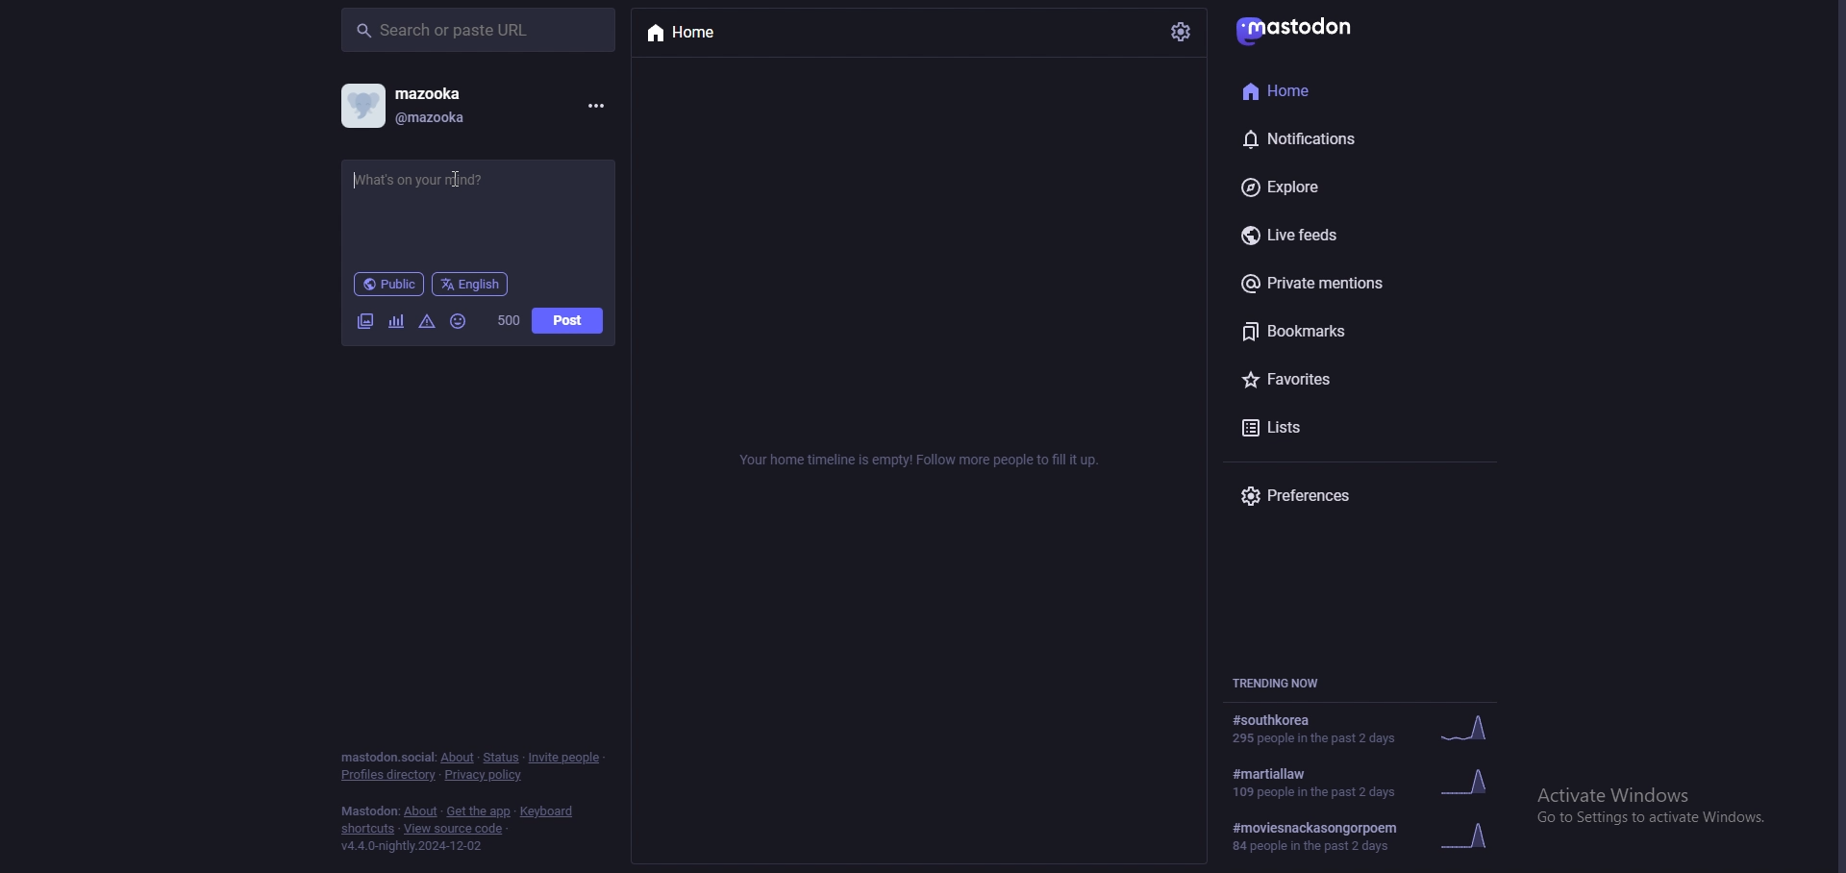  I want to click on warnings, so click(426, 322).